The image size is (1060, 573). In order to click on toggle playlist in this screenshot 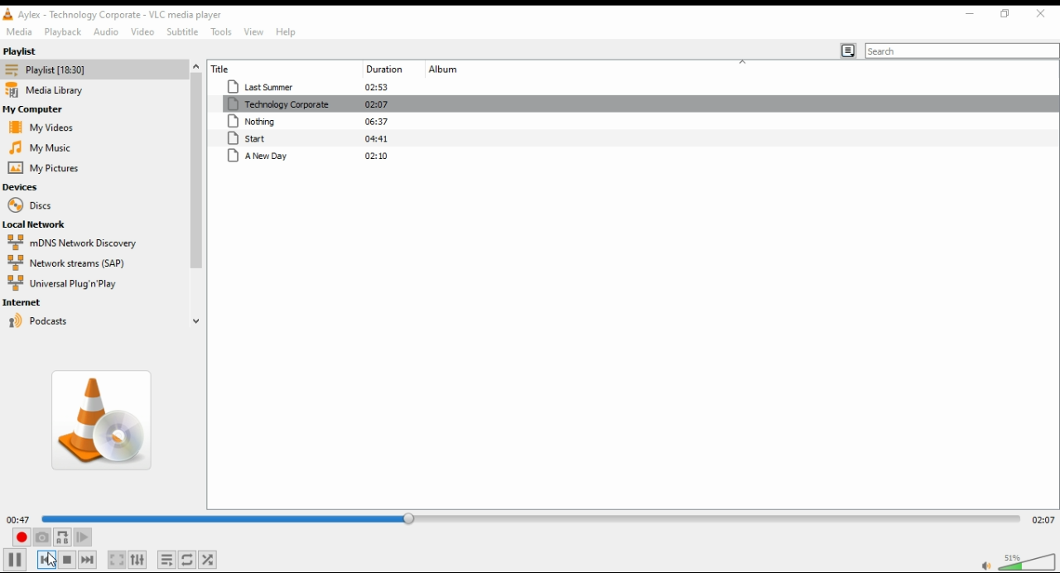, I will do `click(167, 560)`.